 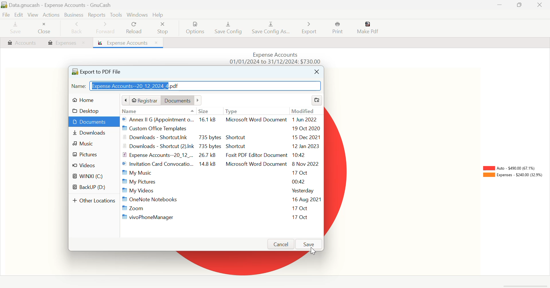 What do you see at coordinates (95, 202) in the screenshot?
I see `Other Locations` at bounding box center [95, 202].